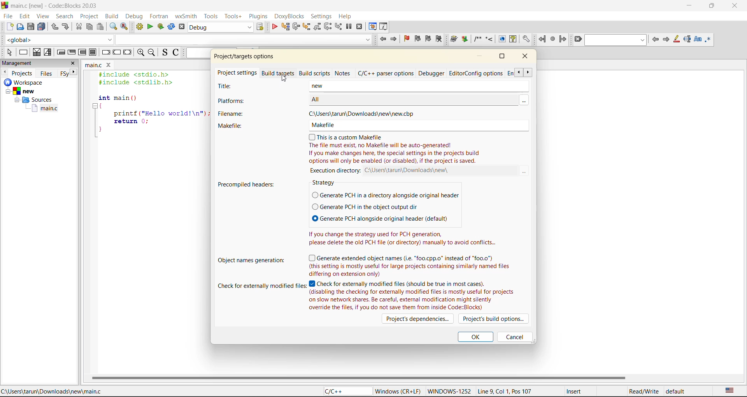 The height and width of the screenshot is (397, 747). Describe the element at coordinates (432, 73) in the screenshot. I see `debugger` at that location.